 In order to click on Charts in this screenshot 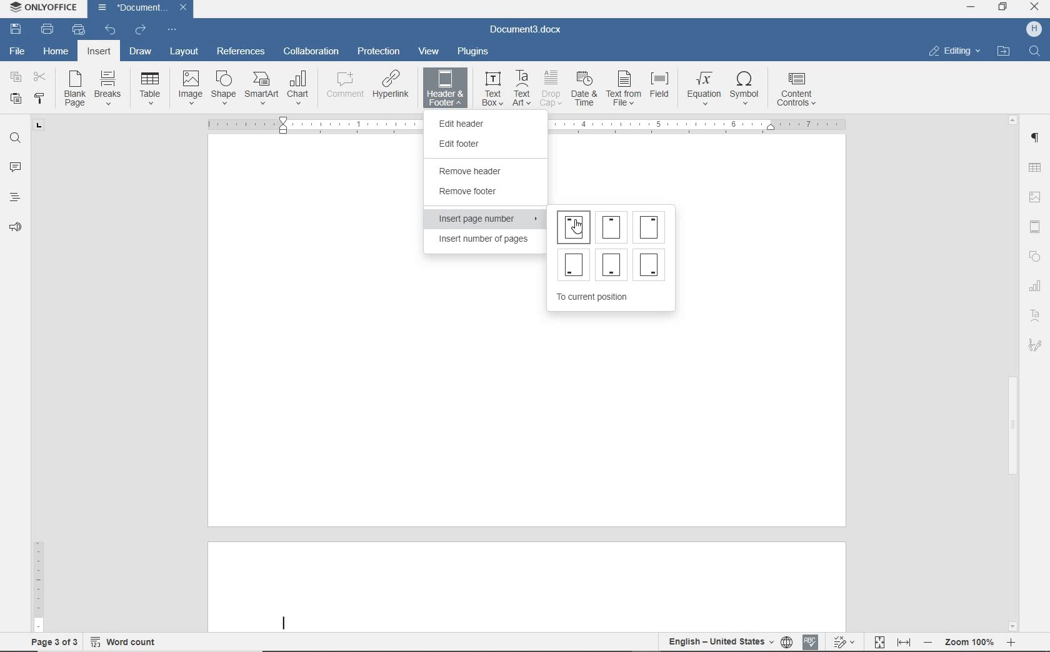, I will do `click(1034, 284)`.